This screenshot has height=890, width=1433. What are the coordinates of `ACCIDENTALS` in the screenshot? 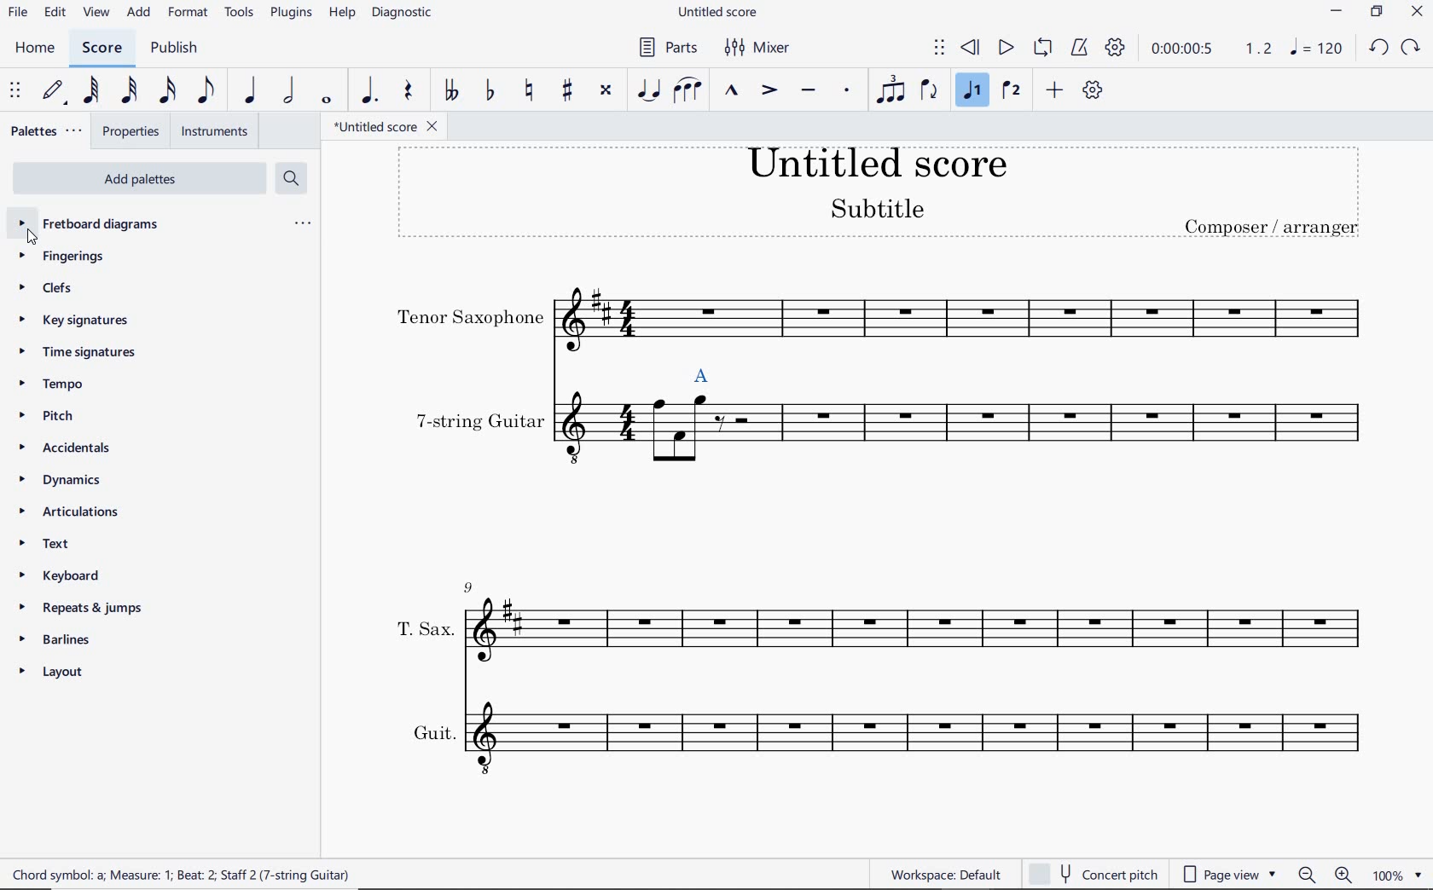 It's located at (79, 448).